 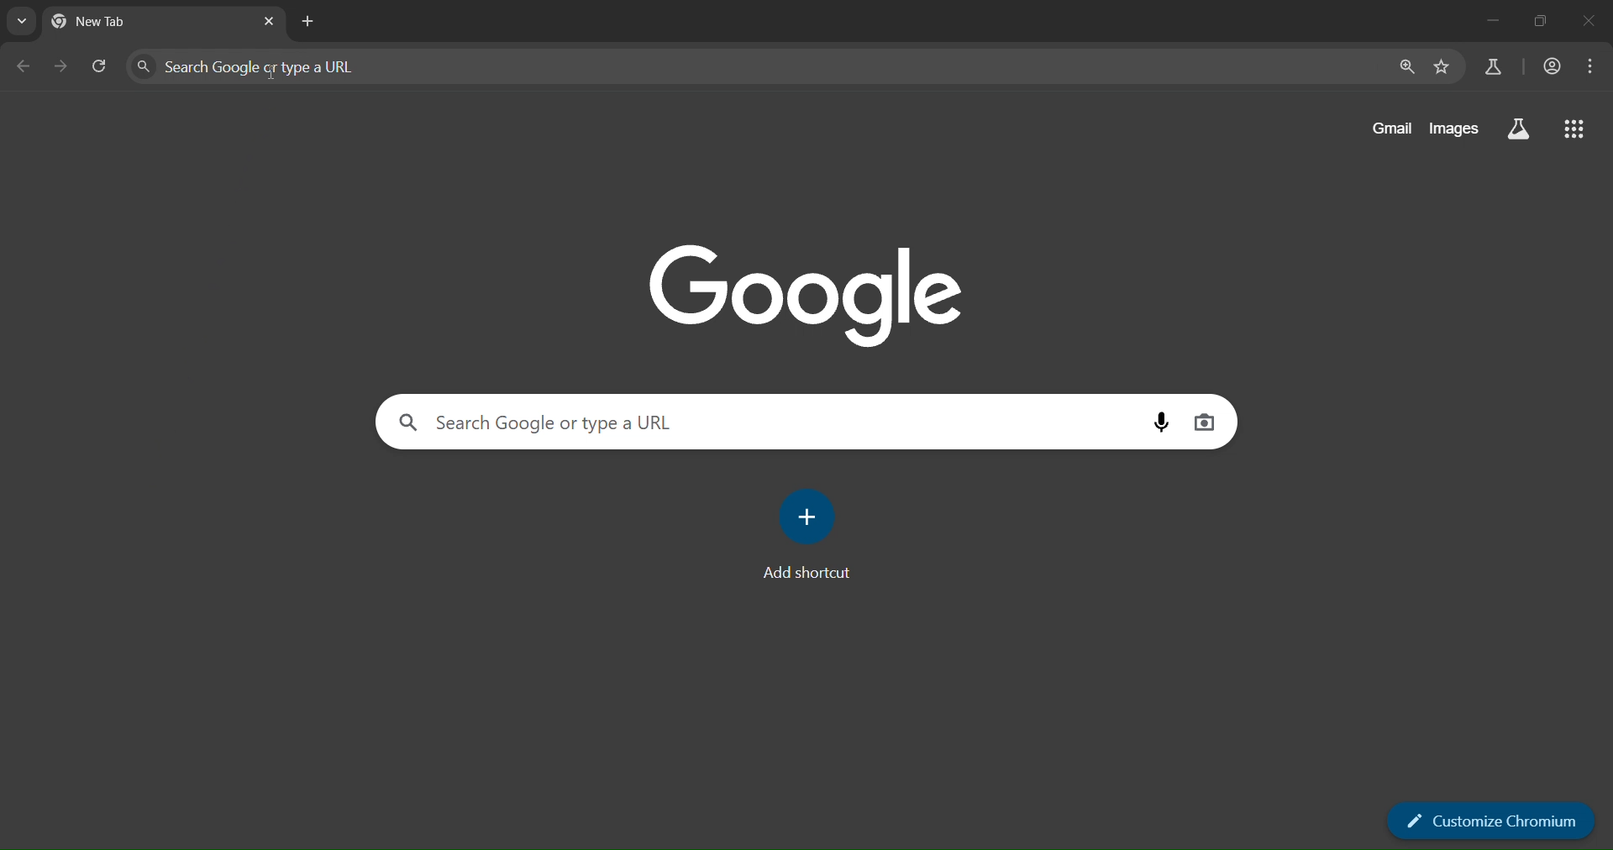 I want to click on new tab, so click(x=307, y=21).